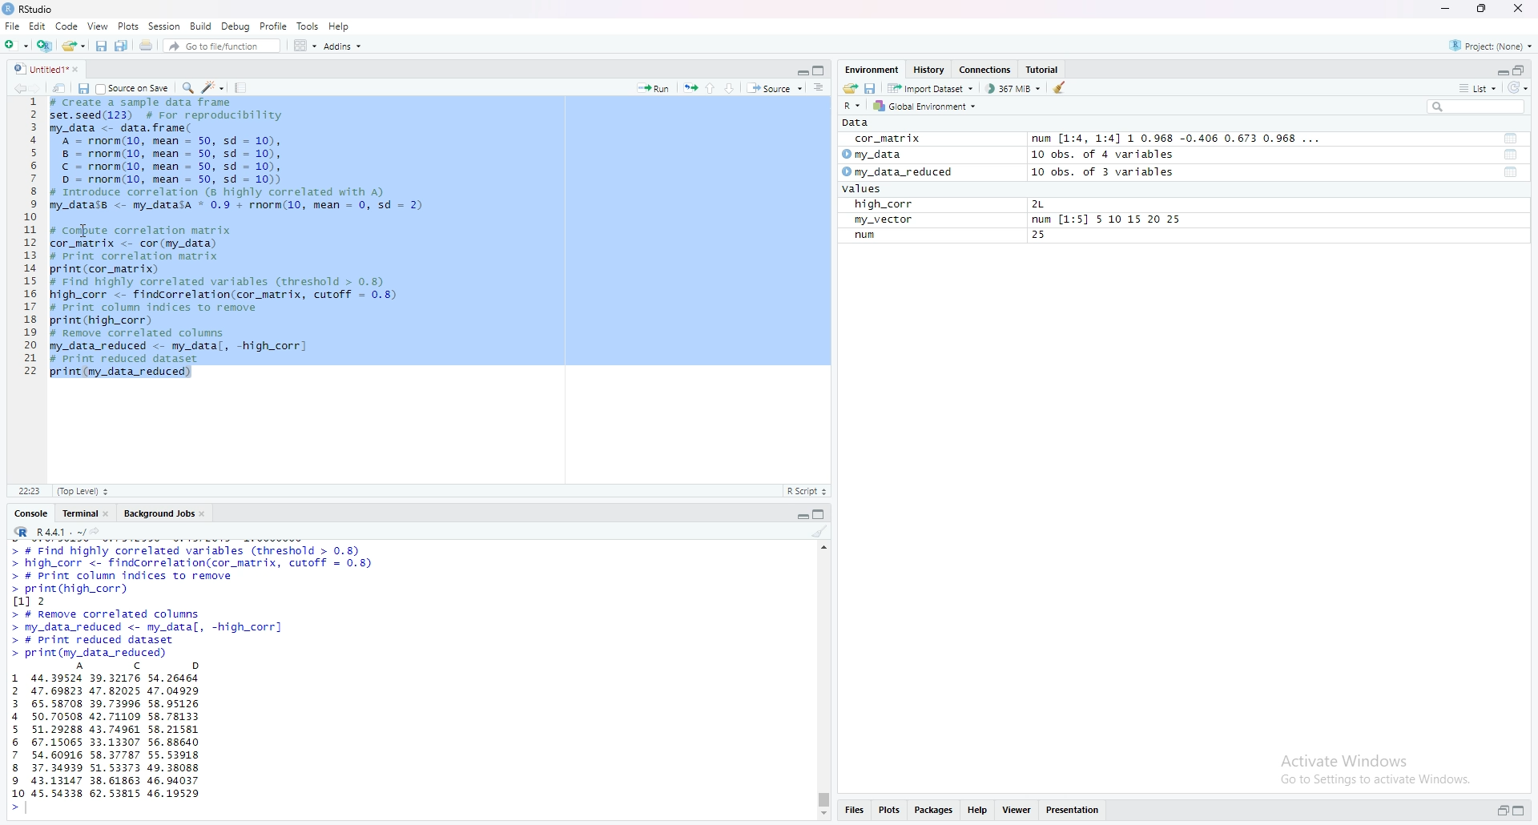 This screenshot has width=1538, height=825. Describe the element at coordinates (108, 514) in the screenshot. I see `close` at that location.